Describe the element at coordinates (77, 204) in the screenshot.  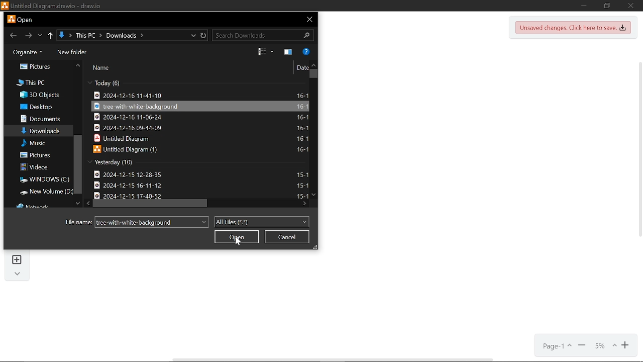
I see `Move down in folders` at that location.